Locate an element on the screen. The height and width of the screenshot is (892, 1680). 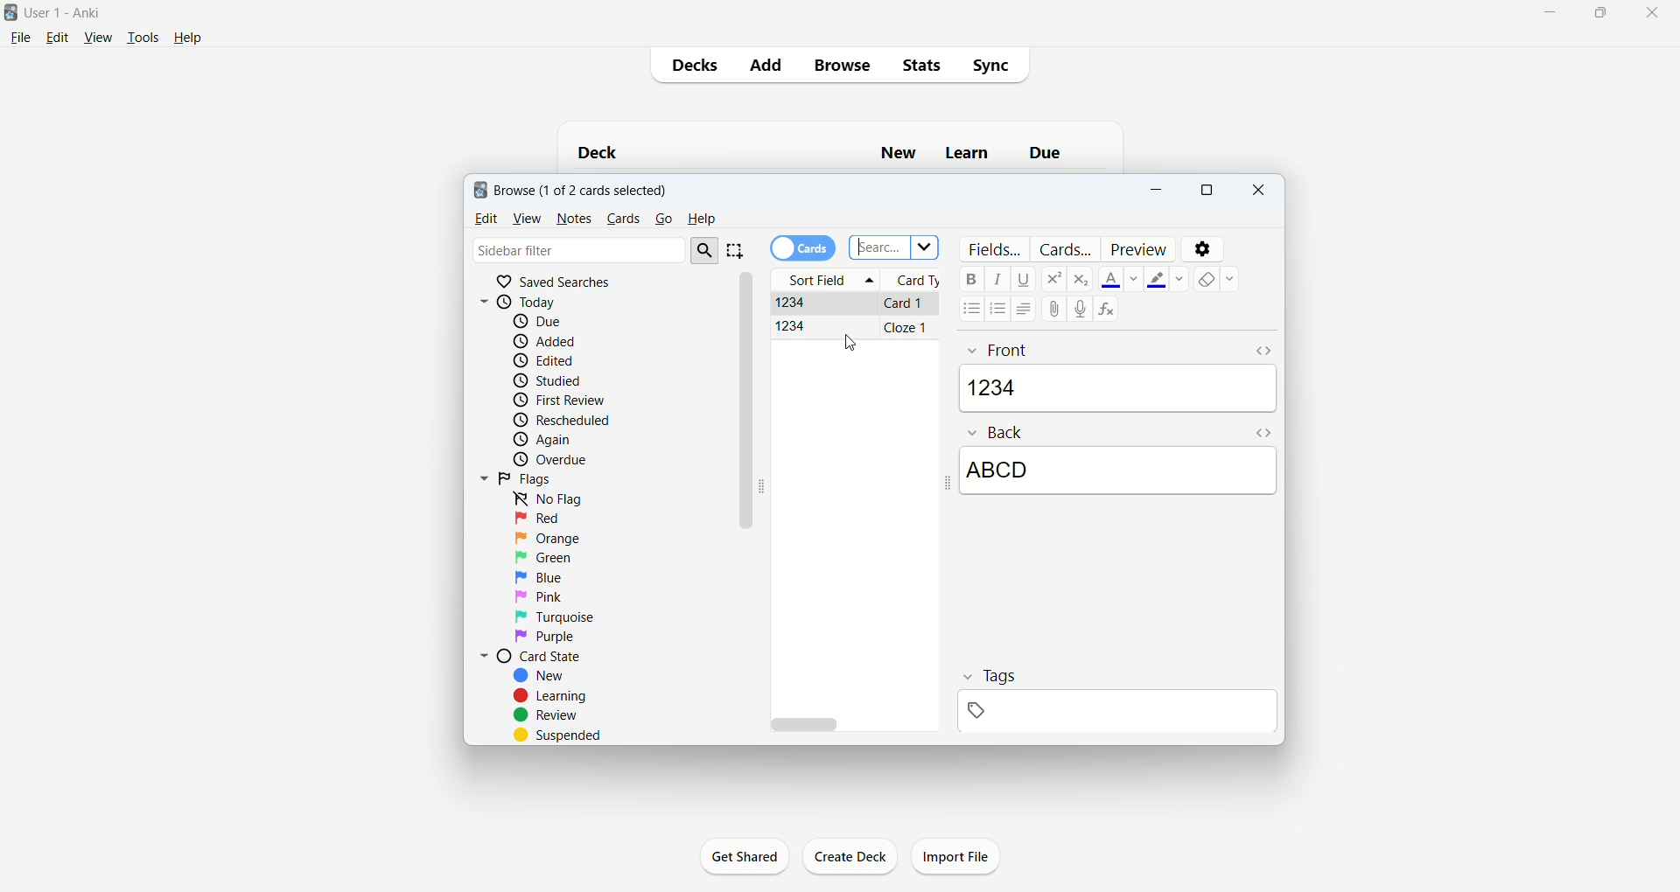
dropdown is located at coordinates (931, 247).